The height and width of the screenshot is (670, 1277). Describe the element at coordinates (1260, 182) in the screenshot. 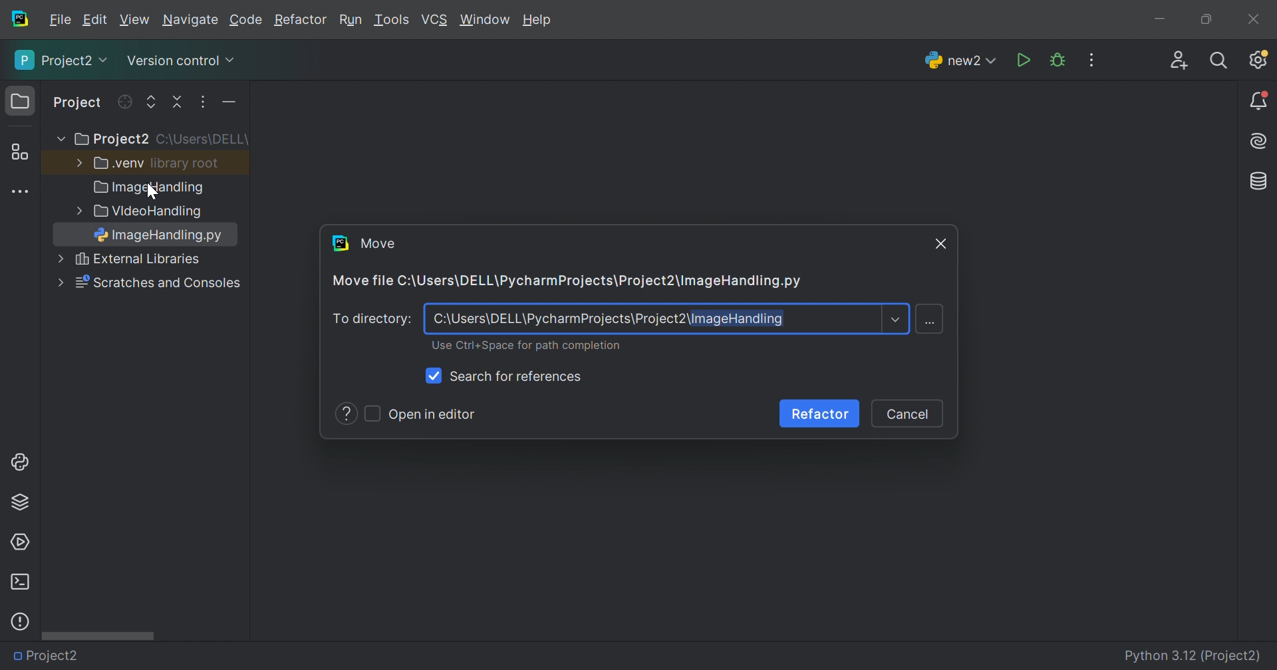

I see `Database` at that location.